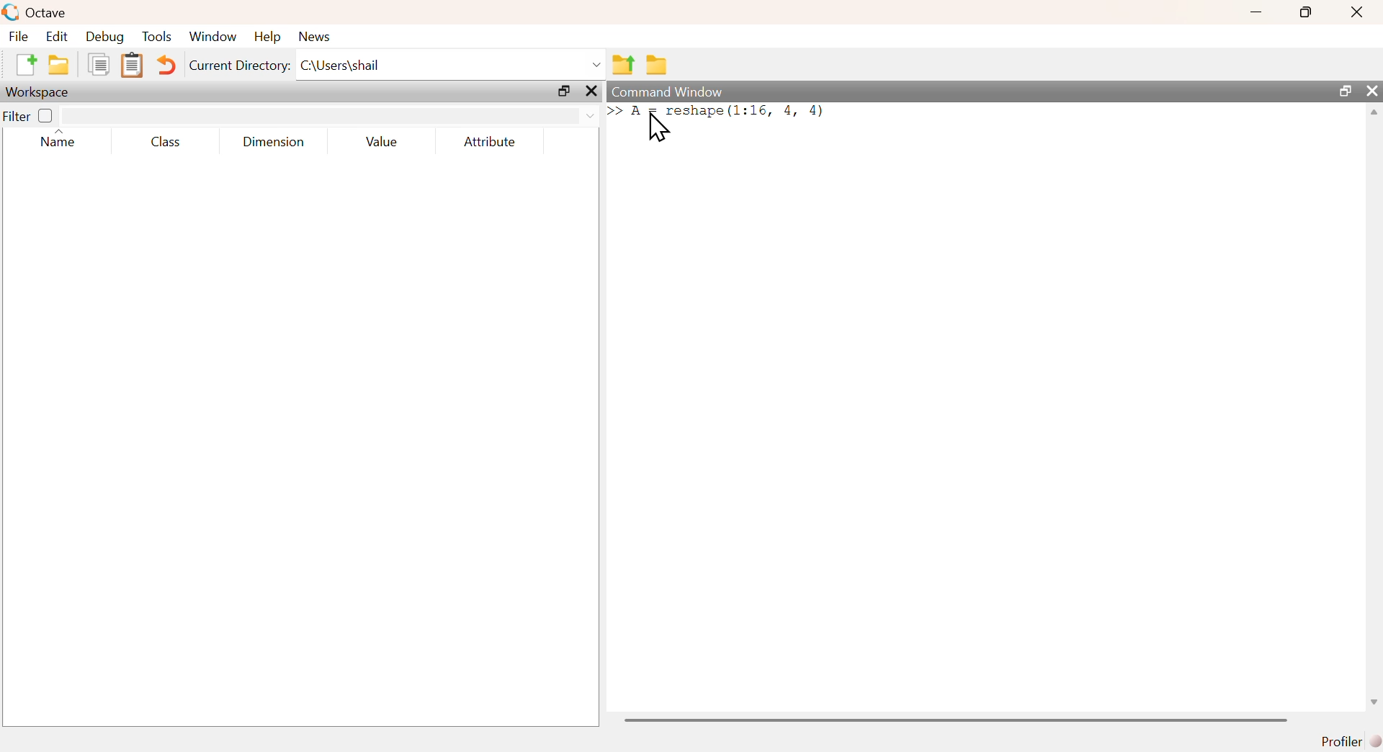 This screenshot has height=752, width=1383. What do you see at coordinates (761, 124) in the screenshot?
I see `commands` at bounding box center [761, 124].